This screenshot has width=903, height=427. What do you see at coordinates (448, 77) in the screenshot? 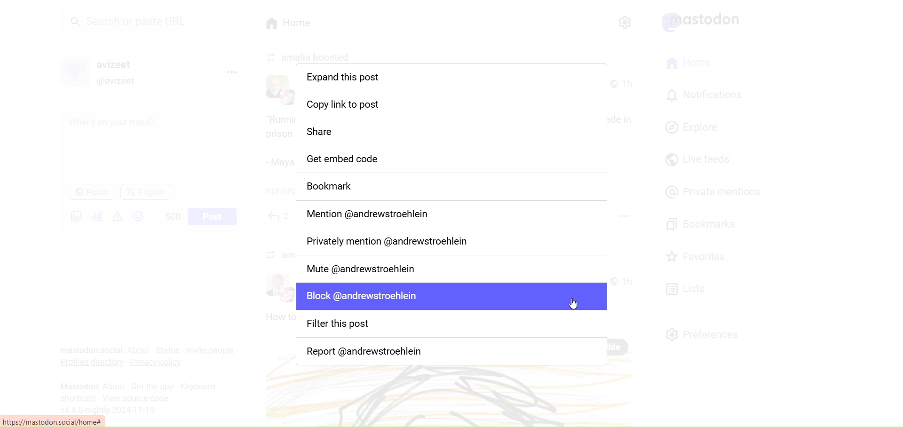
I see `Expand this post` at bounding box center [448, 77].